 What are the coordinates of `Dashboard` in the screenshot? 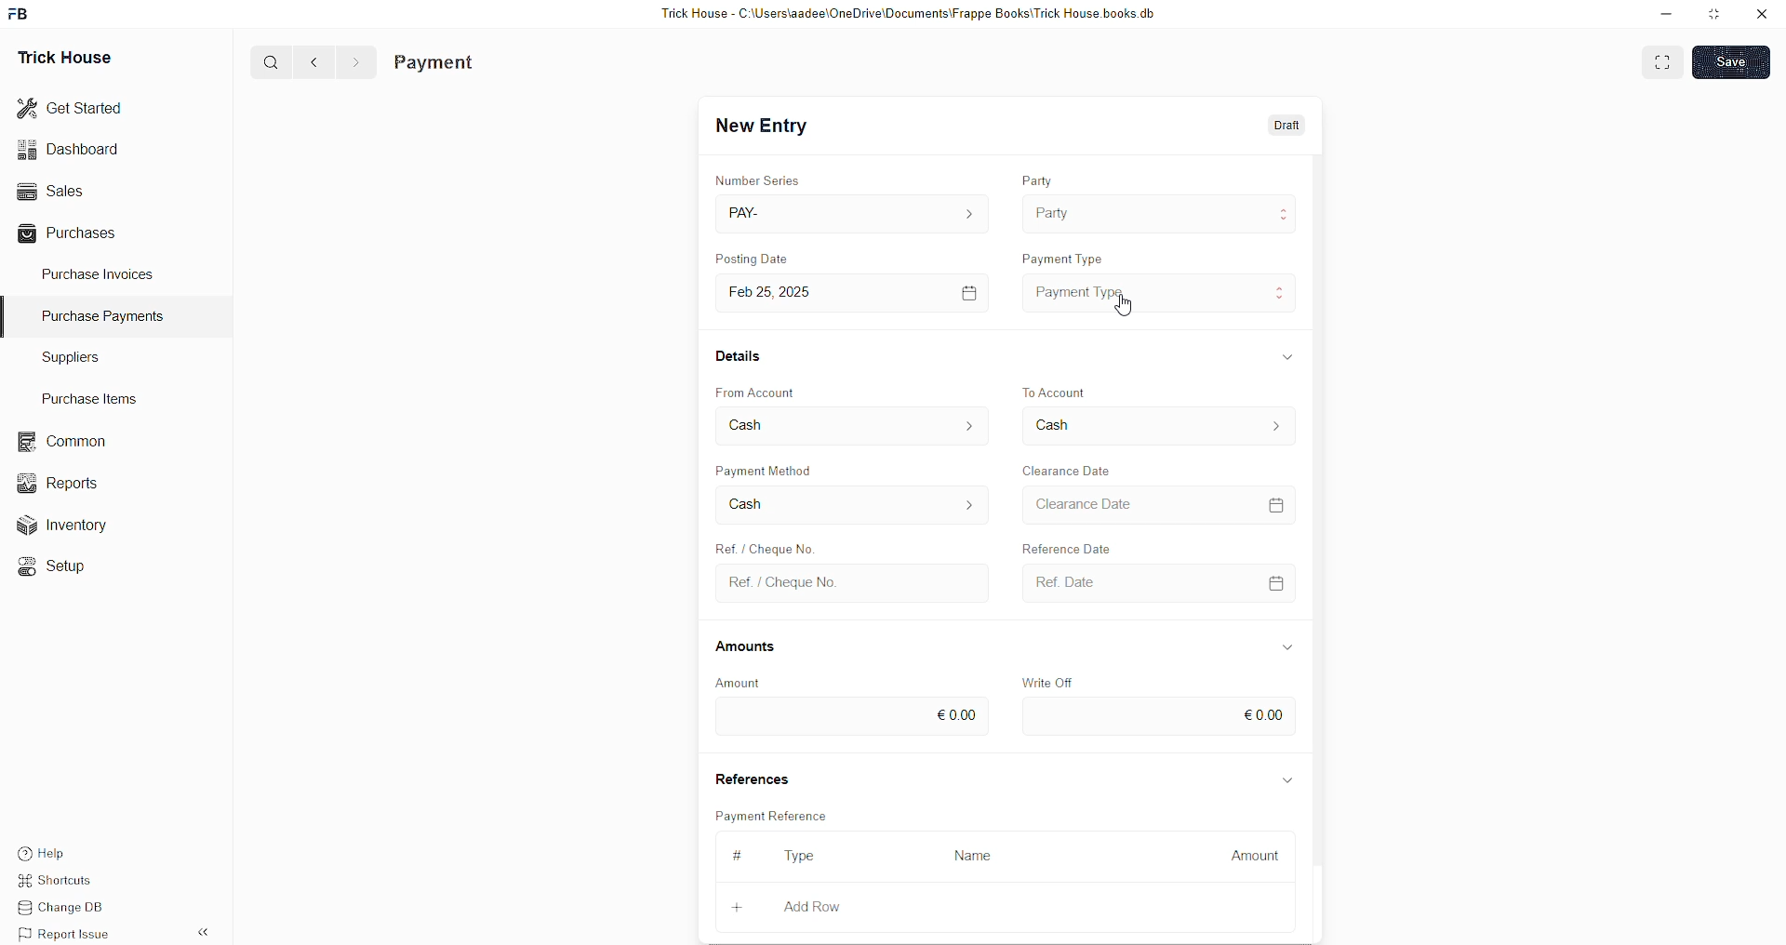 It's located at (73, 149).